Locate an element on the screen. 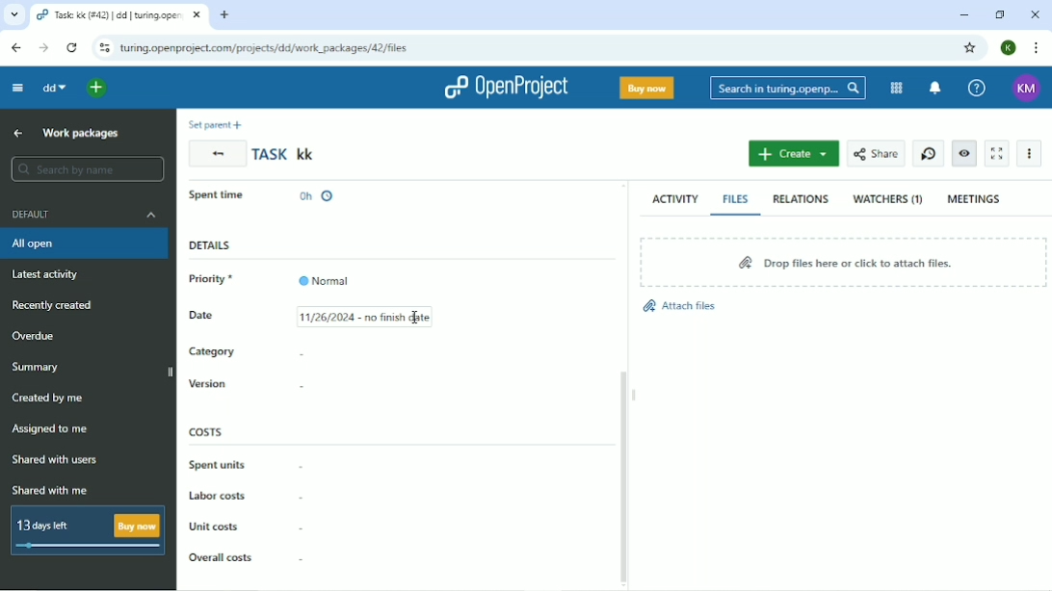 Image resolution: width=1052 pixels, height=591 pixels. FILES is located at coordinates (736, 199).